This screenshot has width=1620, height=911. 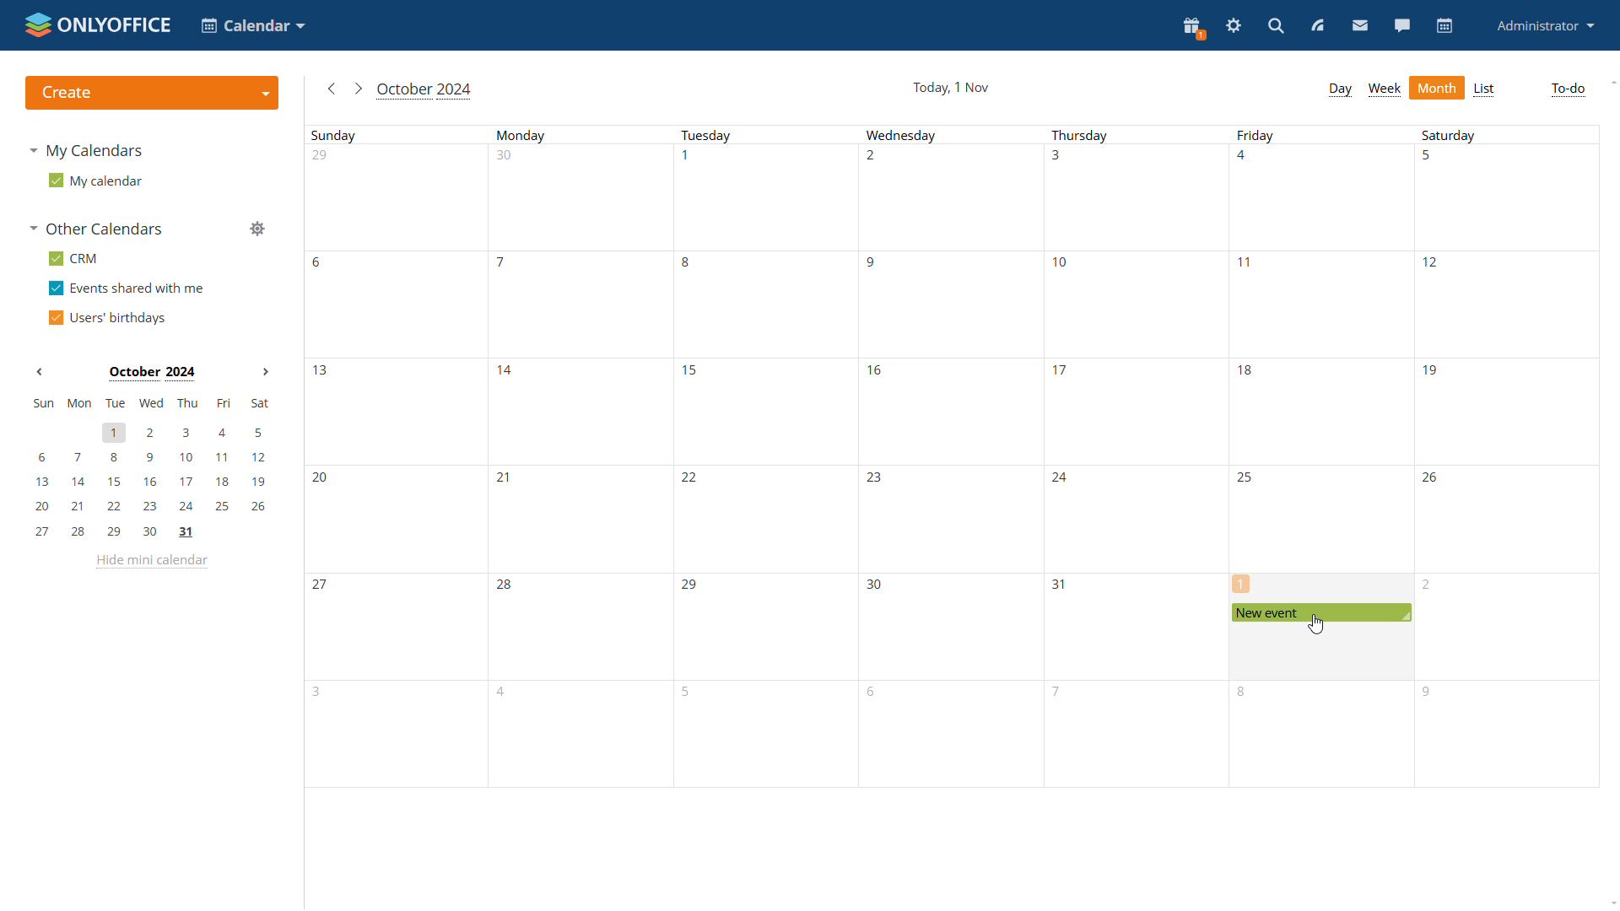 What do you see at coordinates (1358, 25) in the screenshot?
I see `mail` at bounding box center [1358, 25].